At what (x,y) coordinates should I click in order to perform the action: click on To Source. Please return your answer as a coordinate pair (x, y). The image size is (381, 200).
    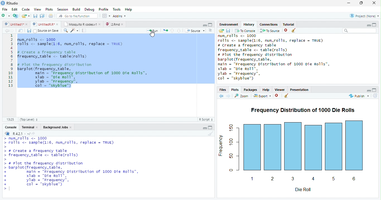
    Looking at the image, I should click on (270, 31).